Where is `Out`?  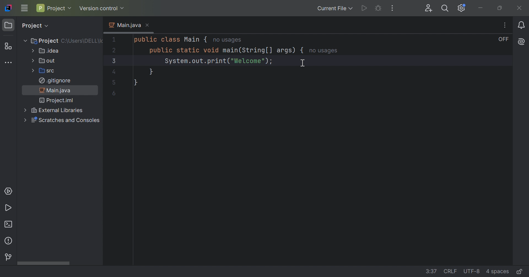 Out is located at coordinates (43, 61).